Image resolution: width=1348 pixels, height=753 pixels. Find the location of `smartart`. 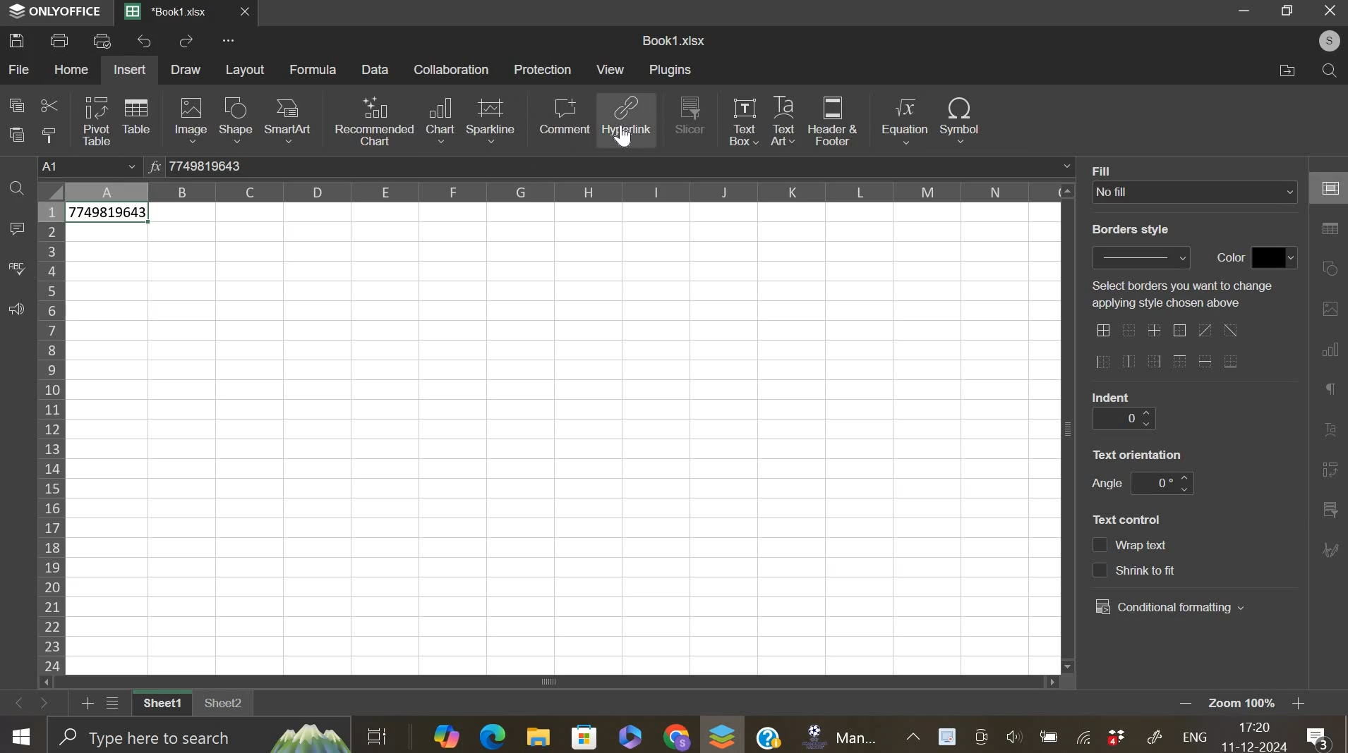

smartart is located at coordinates (287, 119).